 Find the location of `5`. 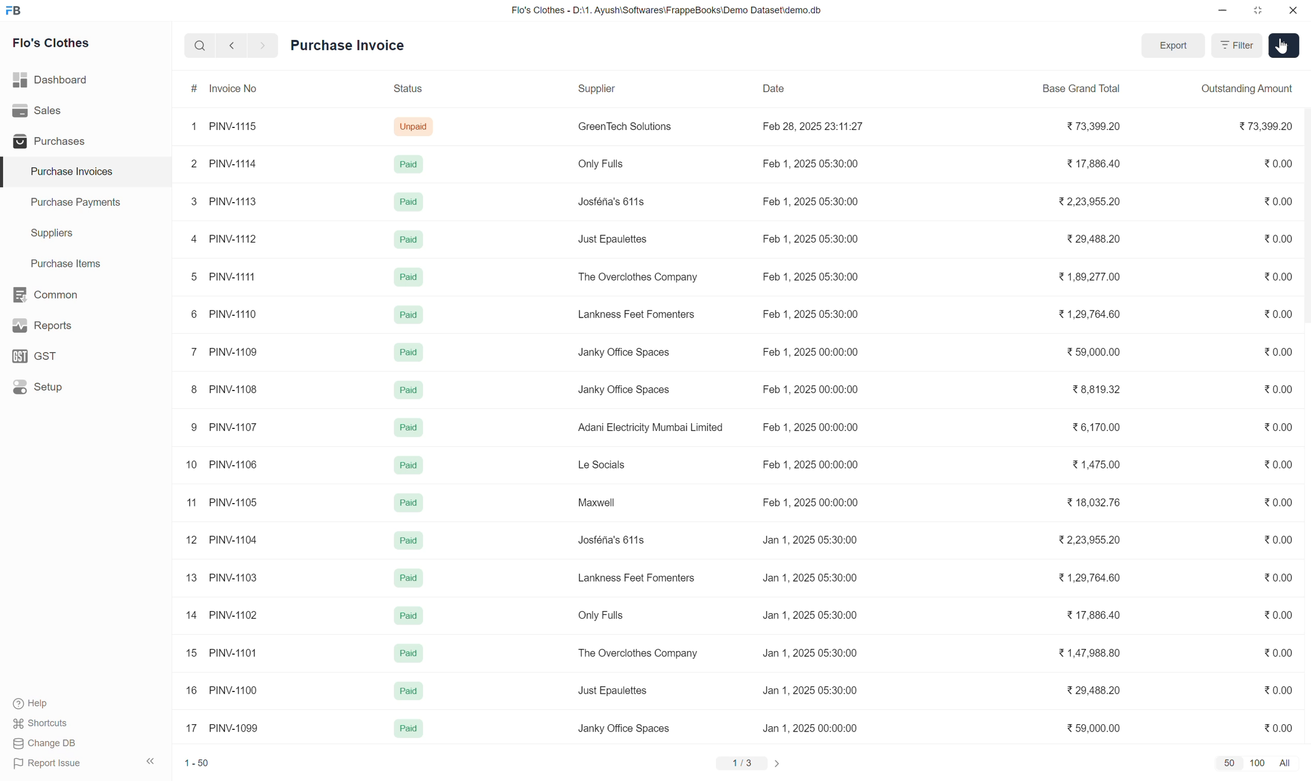

5 is located at coordinates (187, 275).